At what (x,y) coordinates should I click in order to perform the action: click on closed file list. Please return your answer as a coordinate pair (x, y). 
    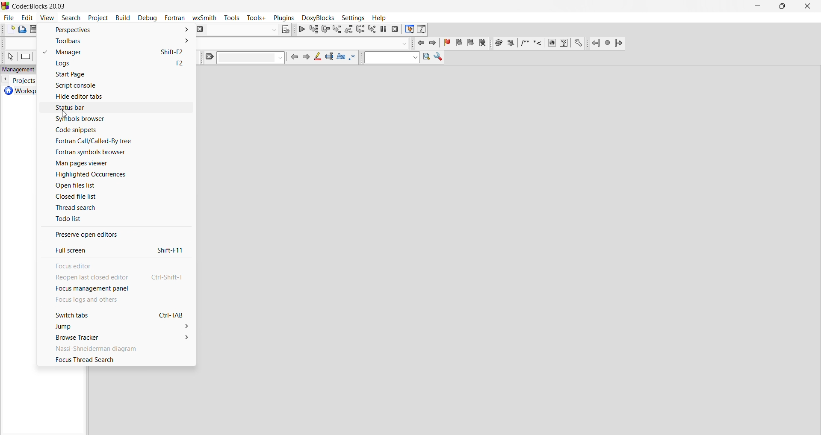
    Looking at the image, I should click on (117, 196).